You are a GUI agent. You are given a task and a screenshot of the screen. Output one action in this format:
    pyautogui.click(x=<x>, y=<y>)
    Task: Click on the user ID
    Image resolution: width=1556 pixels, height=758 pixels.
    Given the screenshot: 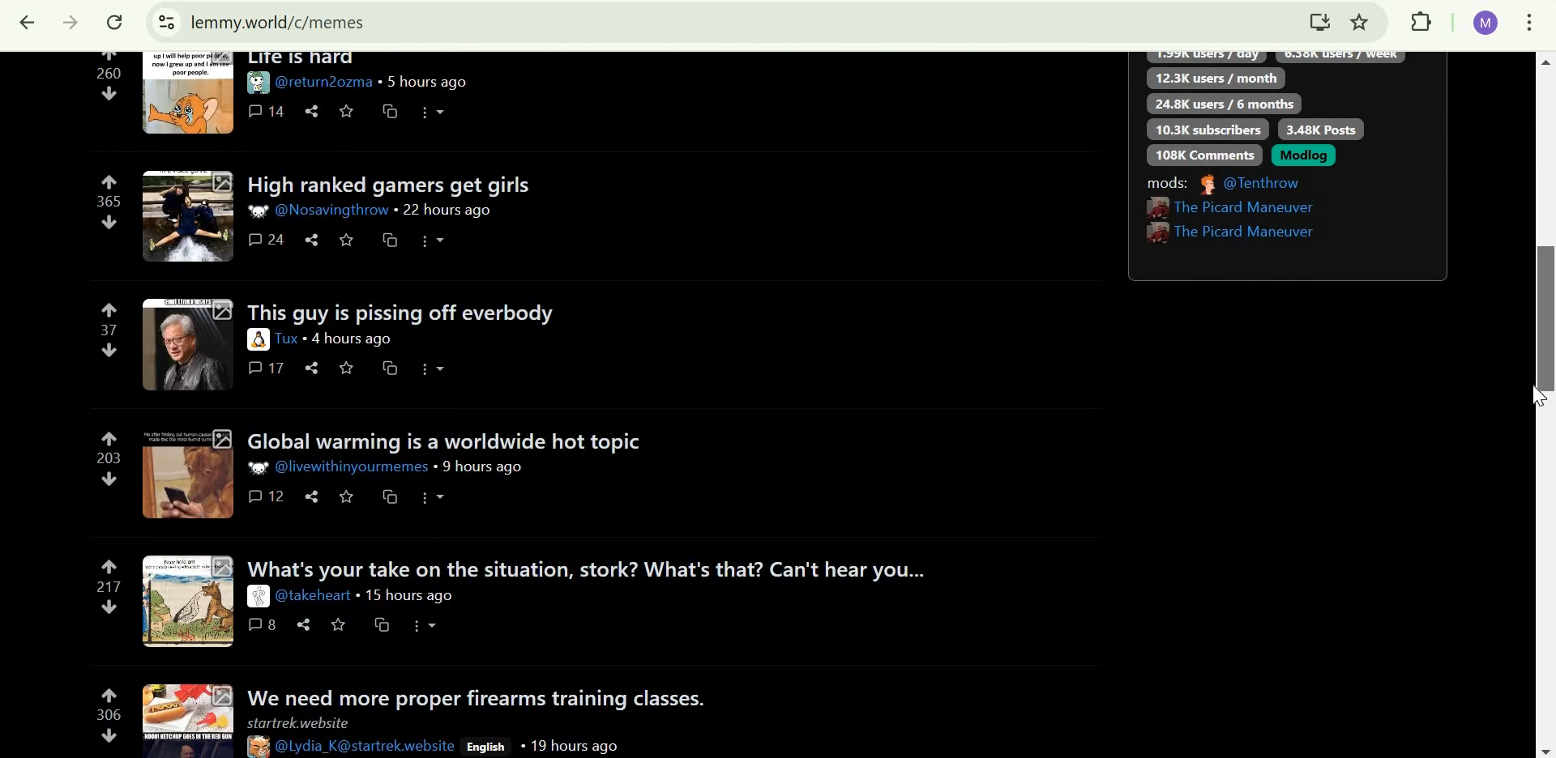 What is the action you would take?
    pyautogui.click(x=324, y=82)
    